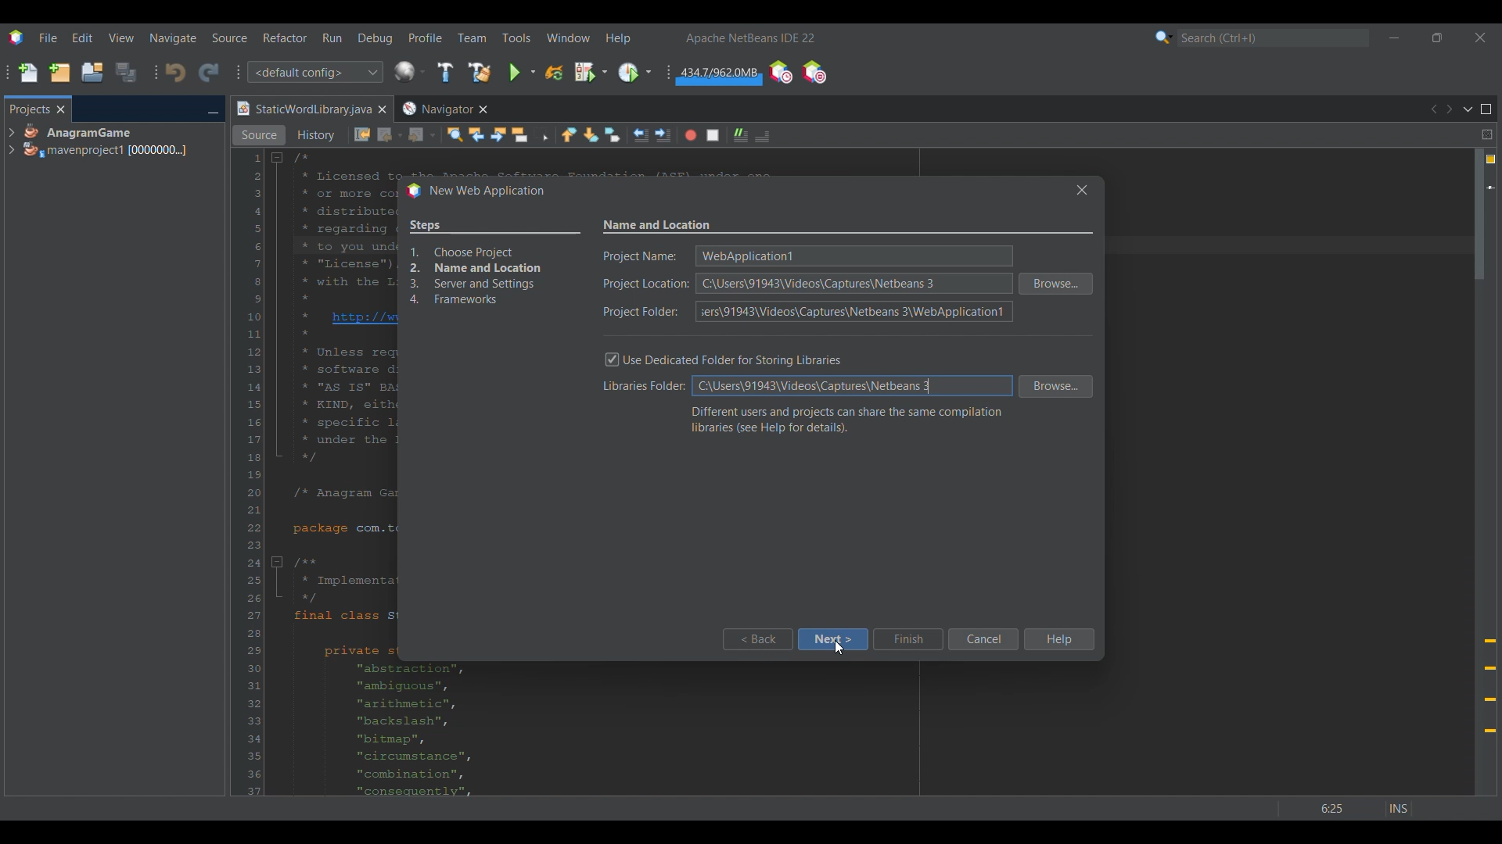 The height and width of the screenshot is (844, 1502). Describe the element at coordinates (61, 109) in the screenshot. I see `Close tab` at that location.